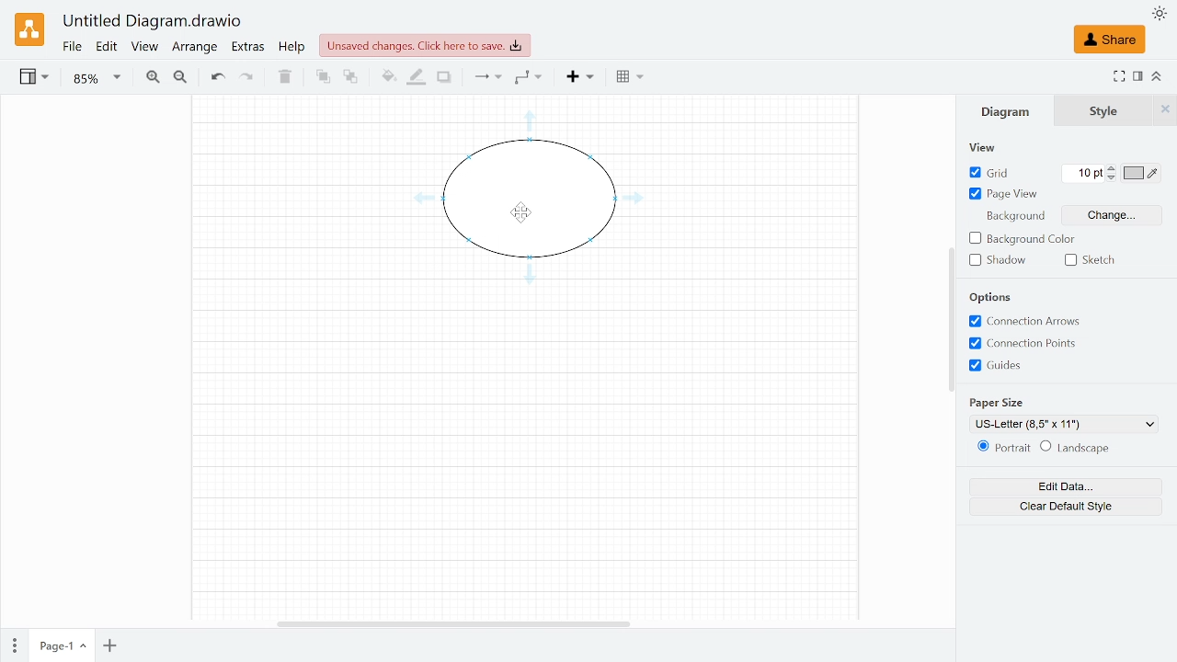  Describe the element at coordinates (1003, 114) in the screenshot. I see `Diagram` at that location.